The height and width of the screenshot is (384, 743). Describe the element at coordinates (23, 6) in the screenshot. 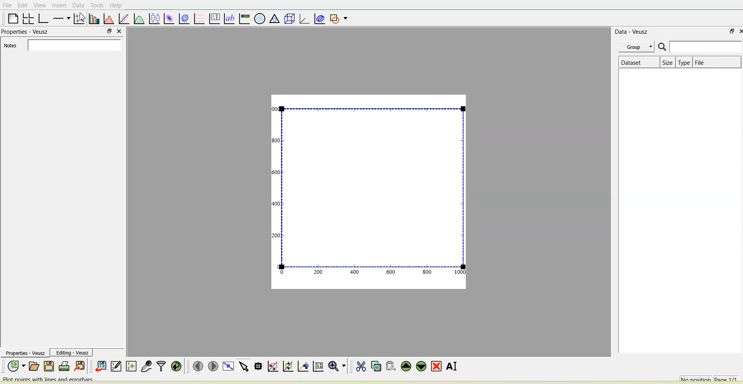

I see `Edit` at that location.